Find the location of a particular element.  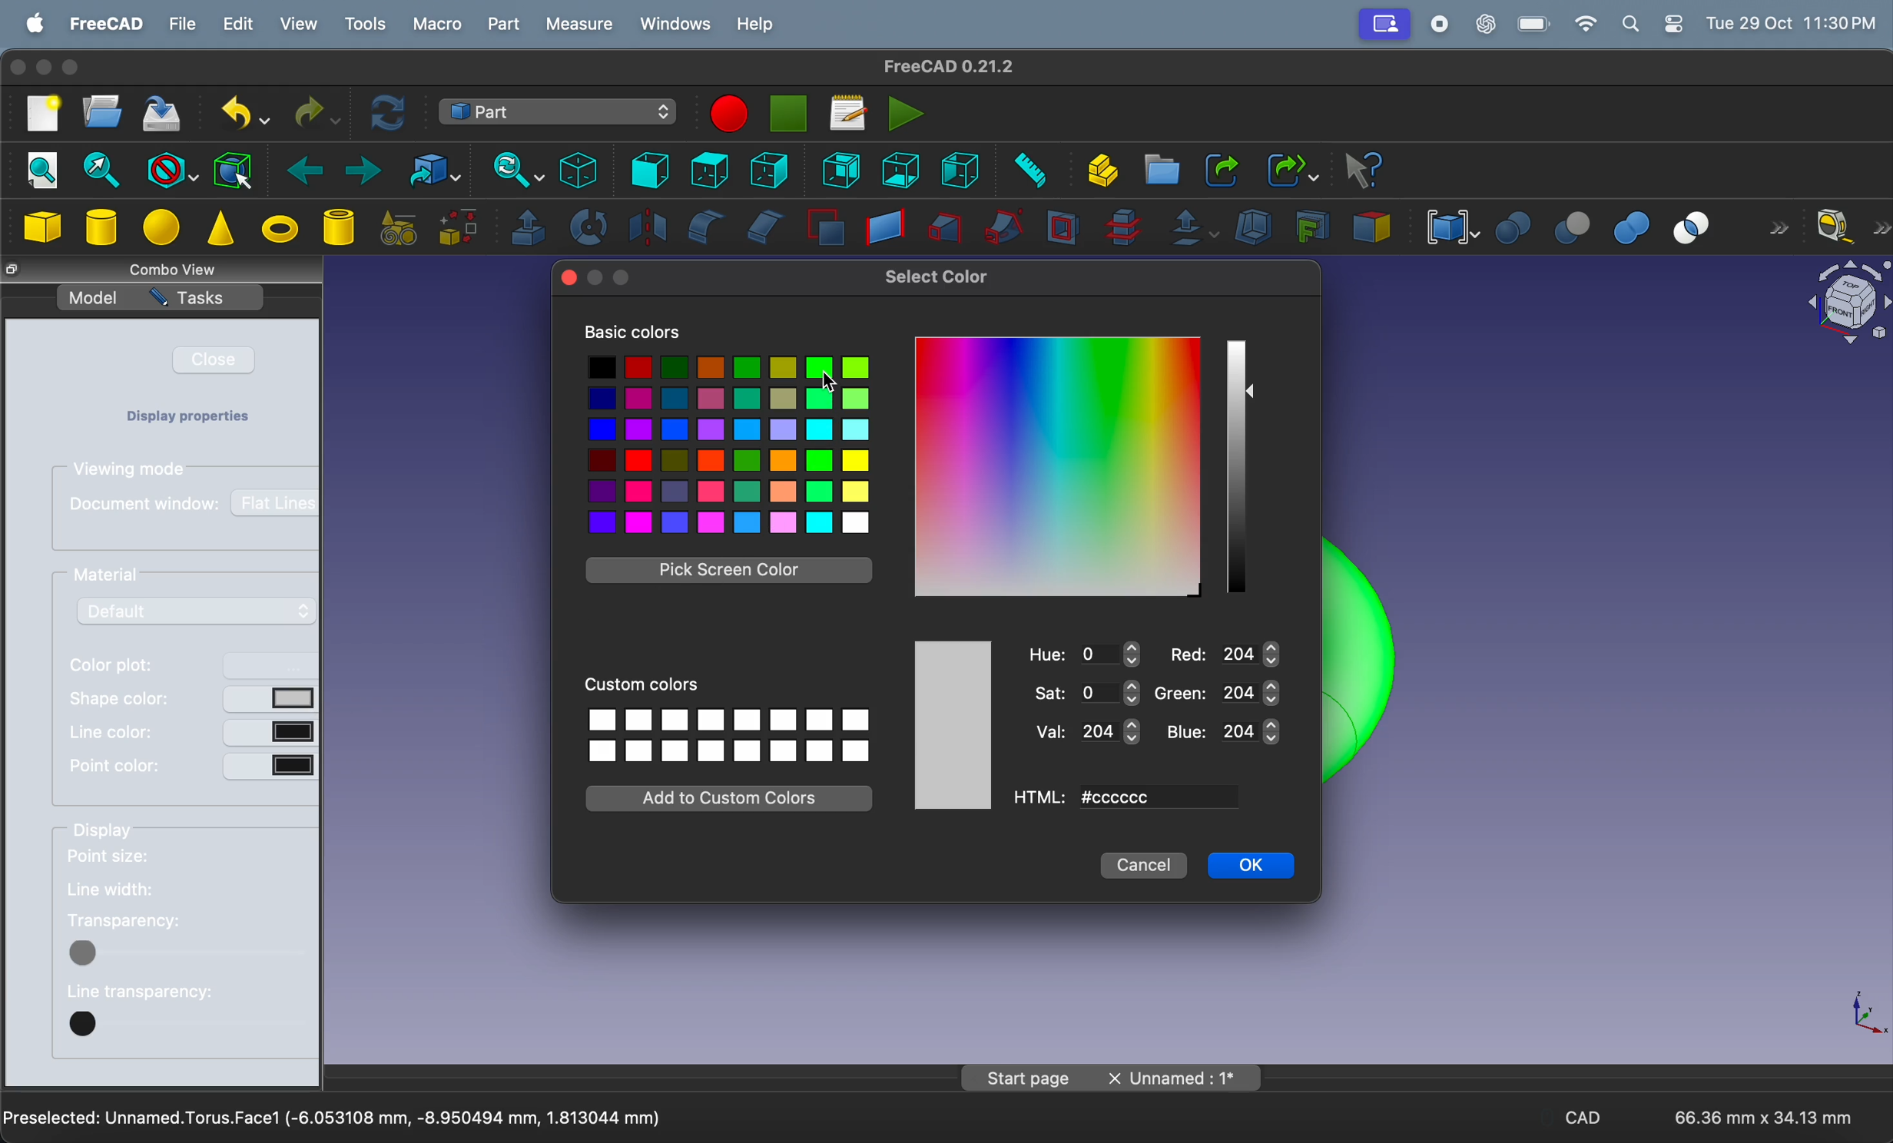

material is located at coordinates (115, 576).